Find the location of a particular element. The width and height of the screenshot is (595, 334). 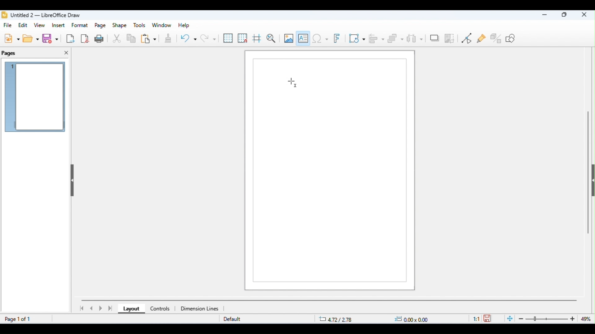

cursor is located at coordinates (293, 83).